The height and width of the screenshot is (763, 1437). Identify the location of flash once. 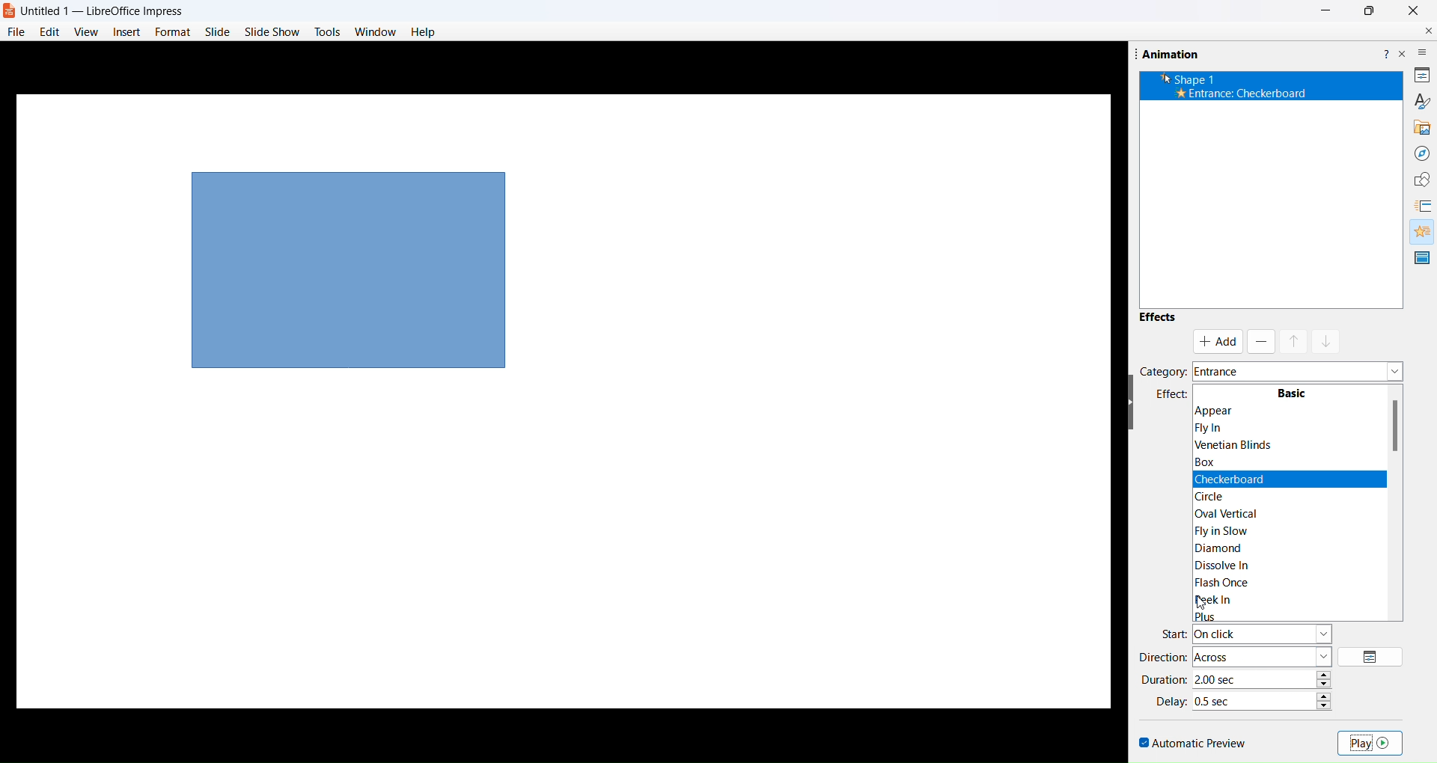
(1221, 581).